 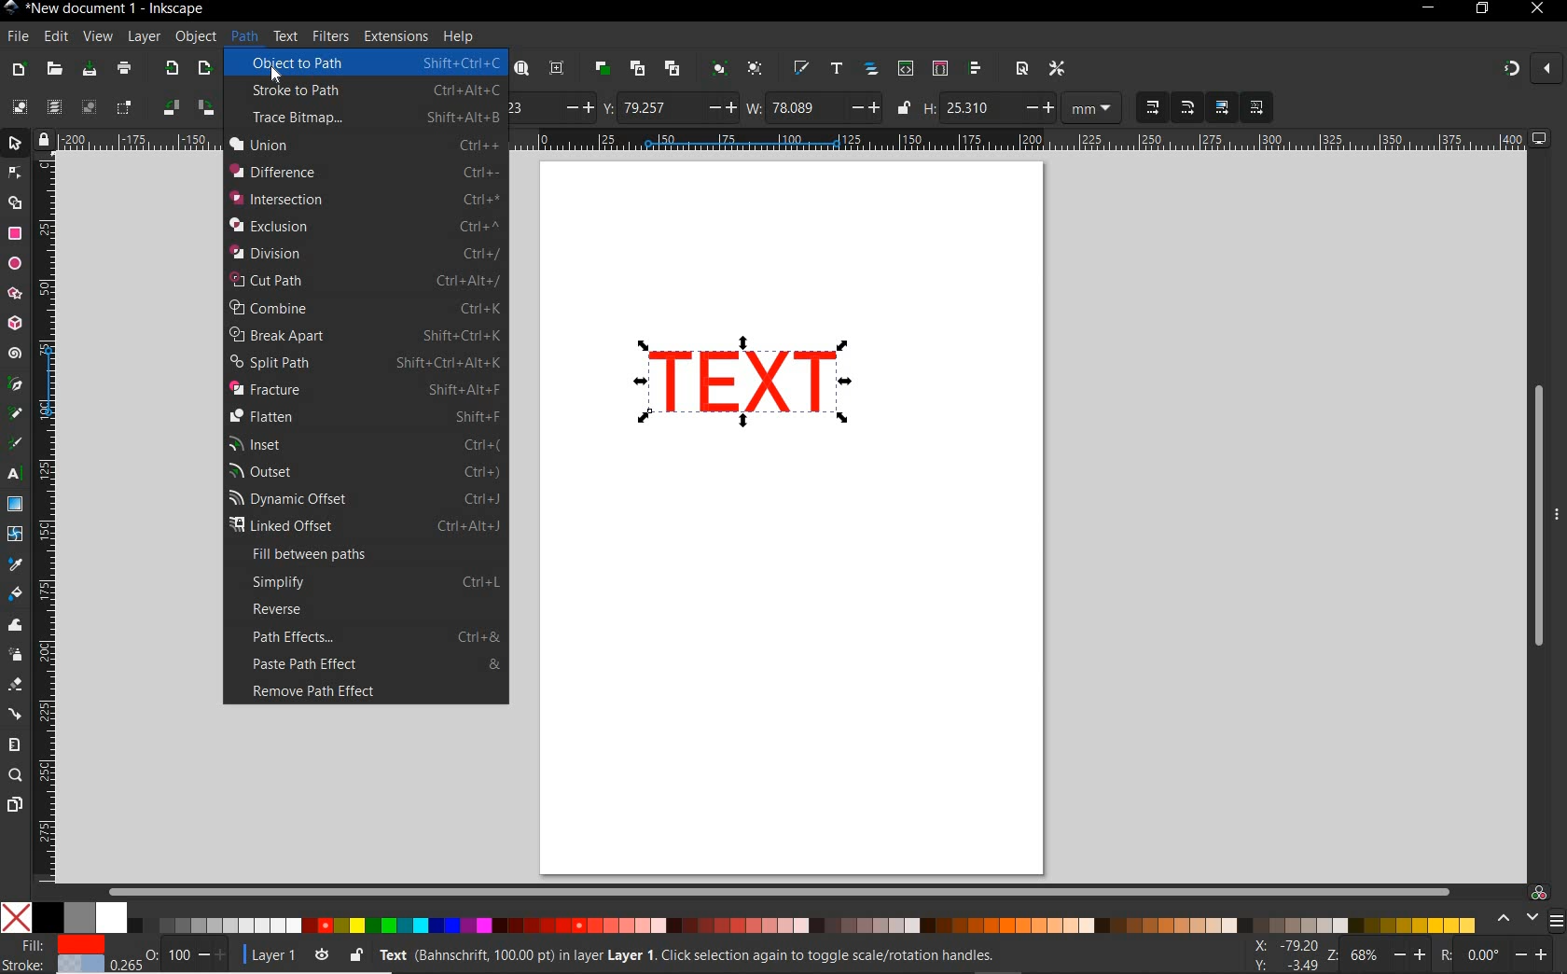 I want to click on SIMPLIFY, so click(x=374, y=582).